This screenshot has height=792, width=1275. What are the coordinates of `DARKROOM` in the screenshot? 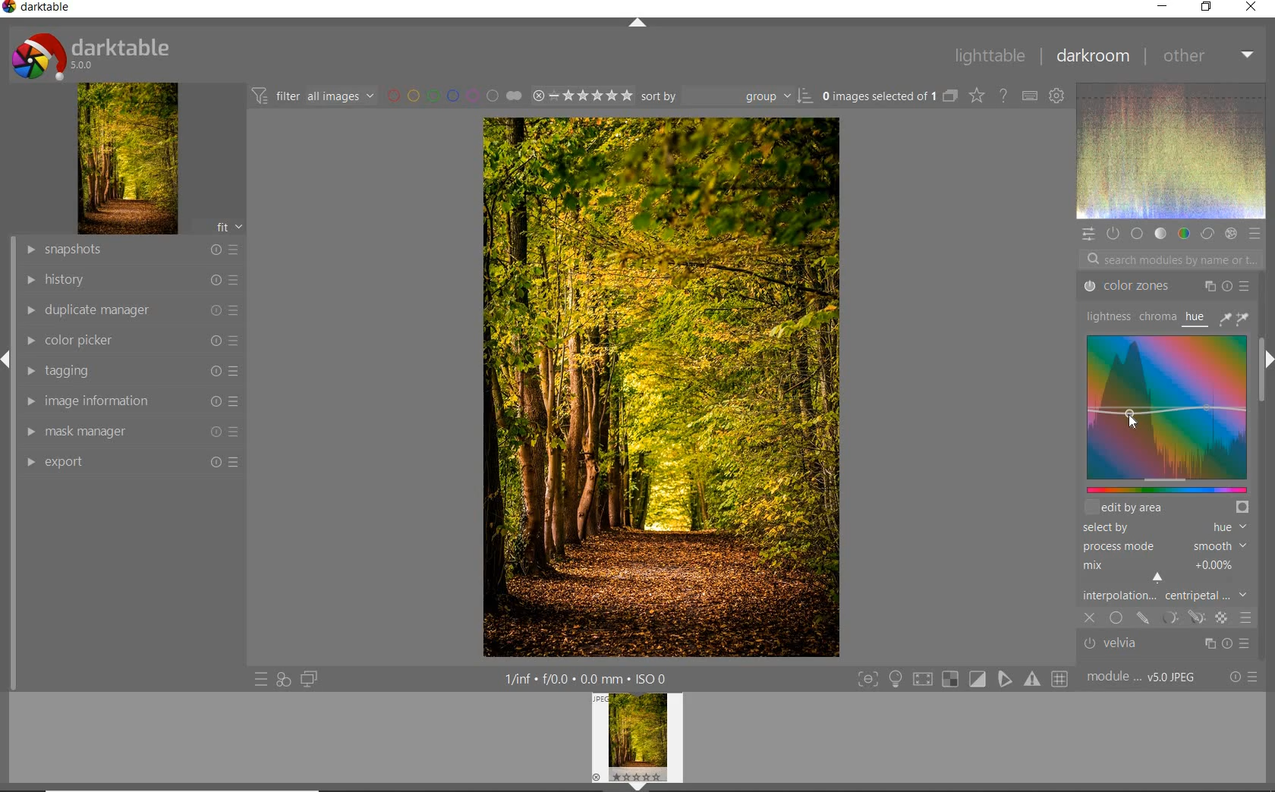 It's located at (1094, 58).